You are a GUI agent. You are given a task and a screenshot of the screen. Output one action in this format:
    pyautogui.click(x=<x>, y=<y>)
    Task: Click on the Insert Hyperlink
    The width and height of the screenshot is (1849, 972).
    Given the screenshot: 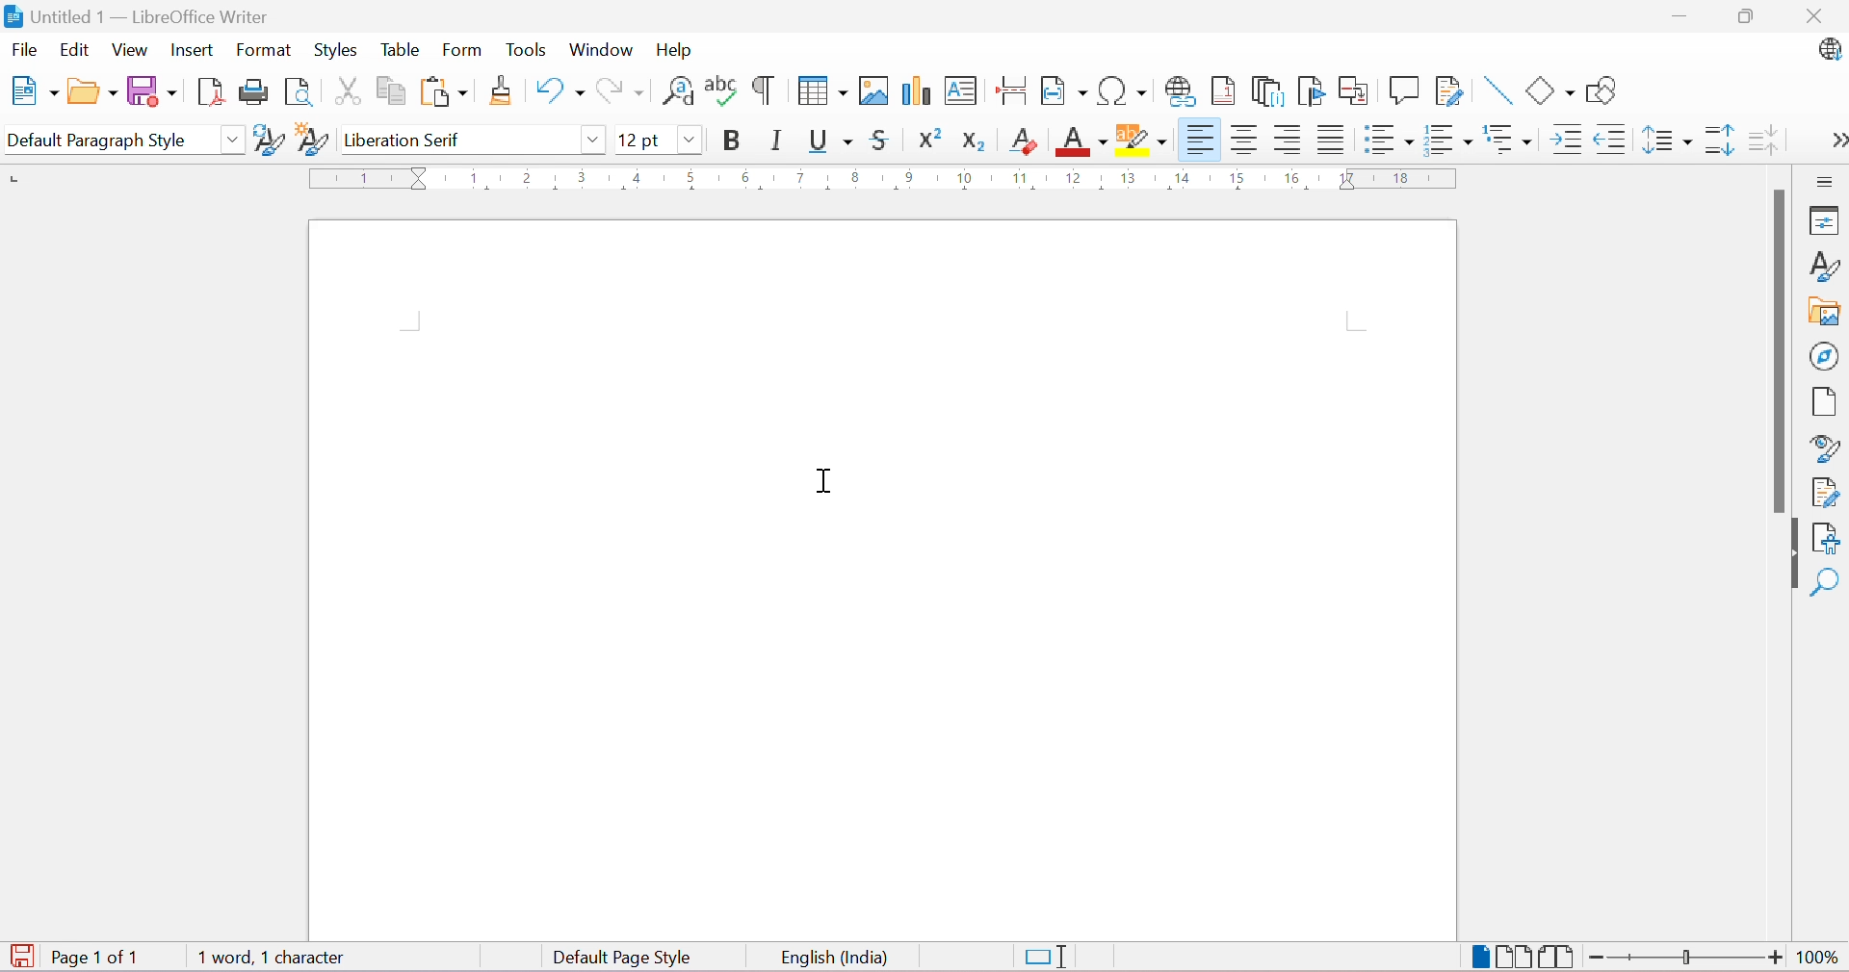 What is the action you would take?
    pyautogui.click(x=1178, y=90)
    